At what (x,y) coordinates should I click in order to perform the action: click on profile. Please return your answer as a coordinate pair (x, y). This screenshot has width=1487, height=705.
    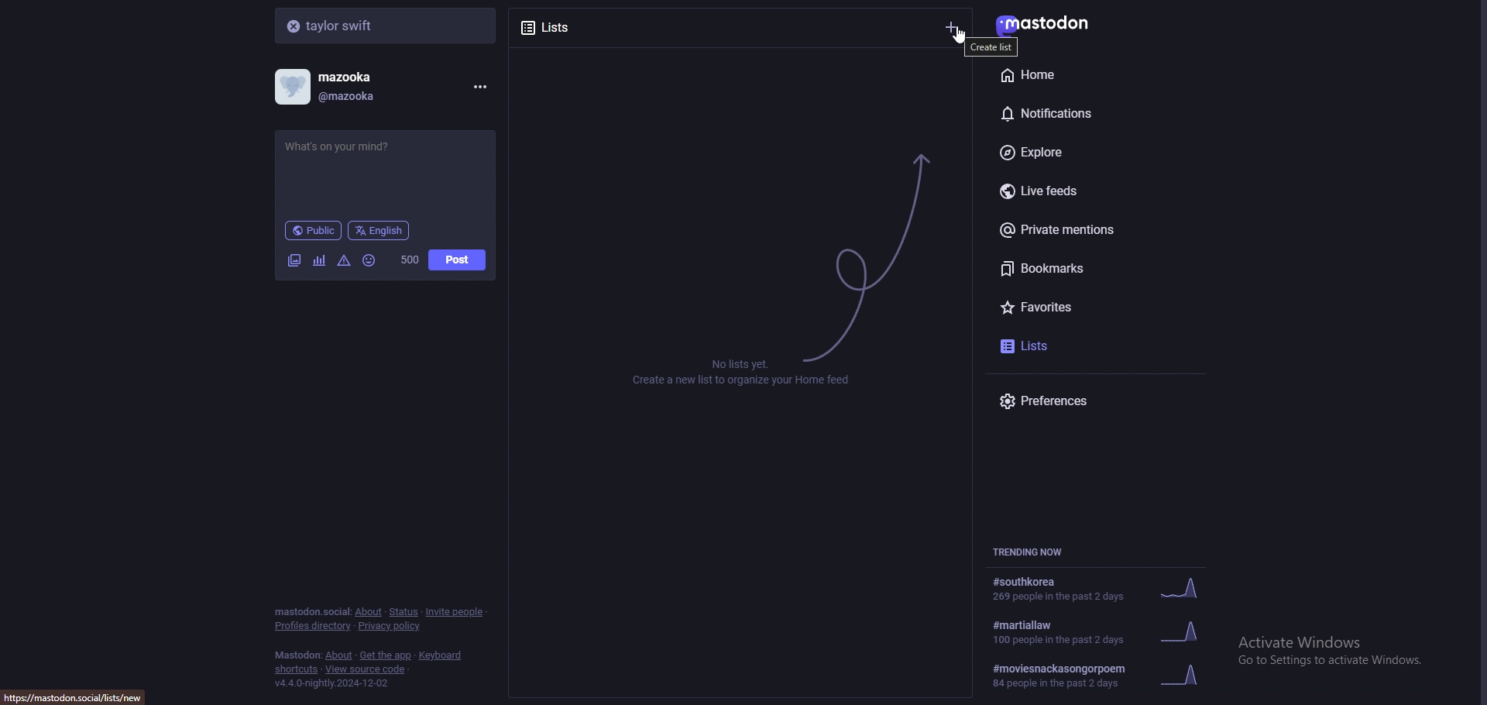
    Looking at the image, I should click on (338, 87).